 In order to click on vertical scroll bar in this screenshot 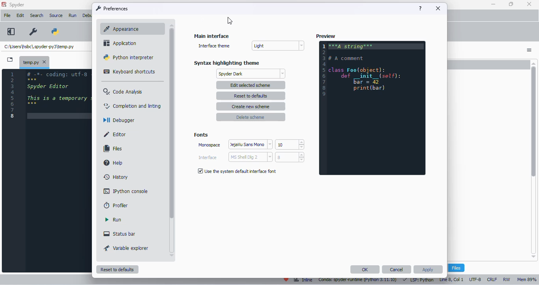, I will do `click(171, 121)`.